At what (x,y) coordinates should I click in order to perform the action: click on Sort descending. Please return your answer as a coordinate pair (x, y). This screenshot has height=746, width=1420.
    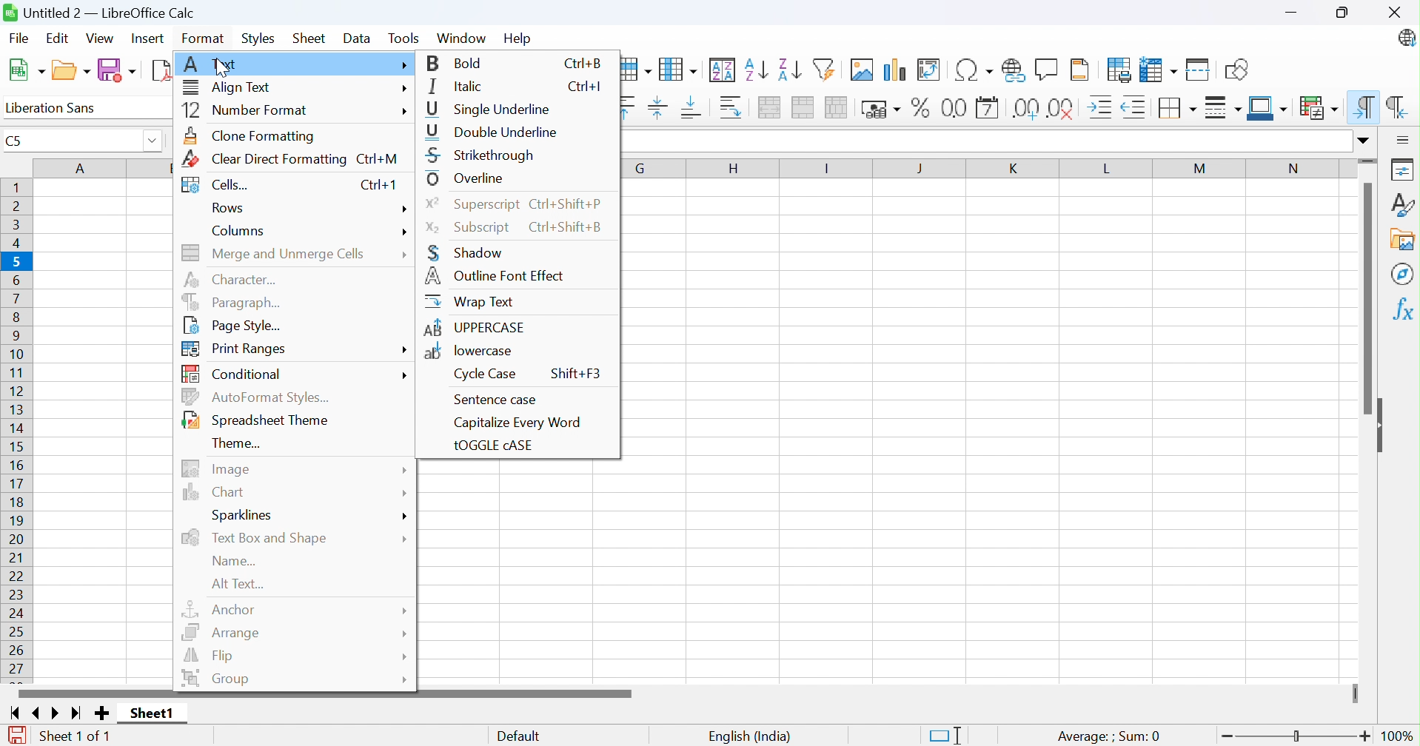
    Looking at the image, I should click on (789, 70).